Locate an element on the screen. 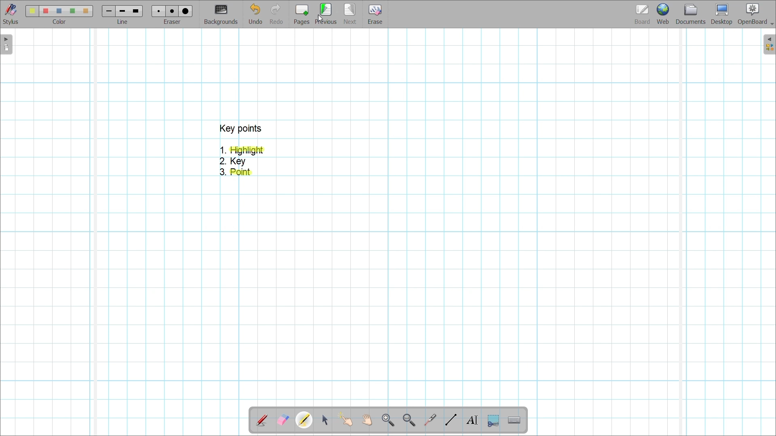  line 3 is located at coordinates (135, 11).